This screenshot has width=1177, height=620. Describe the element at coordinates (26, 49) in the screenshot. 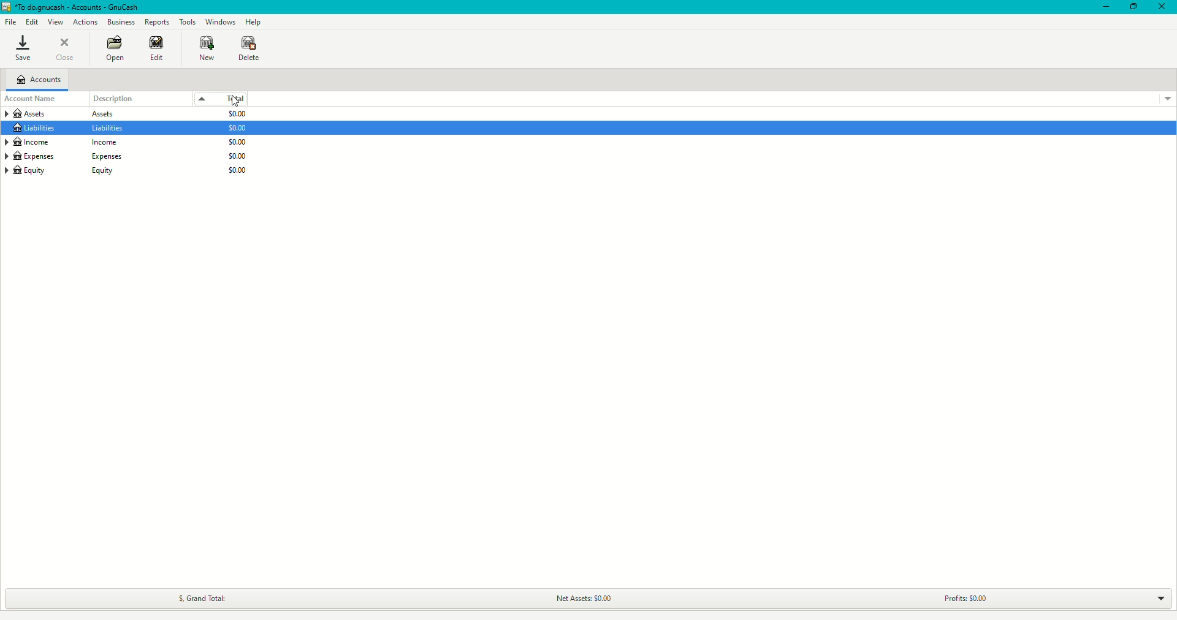

I see `Save` at that location.